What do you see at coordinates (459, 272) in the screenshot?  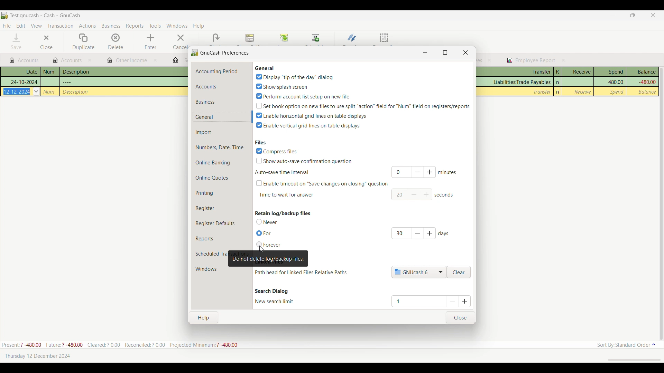 I see `Clear` at bounding box center [459, 272].